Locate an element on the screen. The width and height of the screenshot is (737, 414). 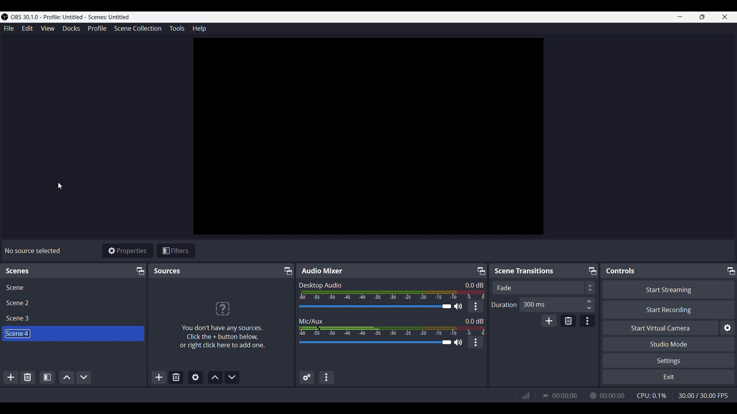
Desktop Audio is located at coordinates (321, 285).